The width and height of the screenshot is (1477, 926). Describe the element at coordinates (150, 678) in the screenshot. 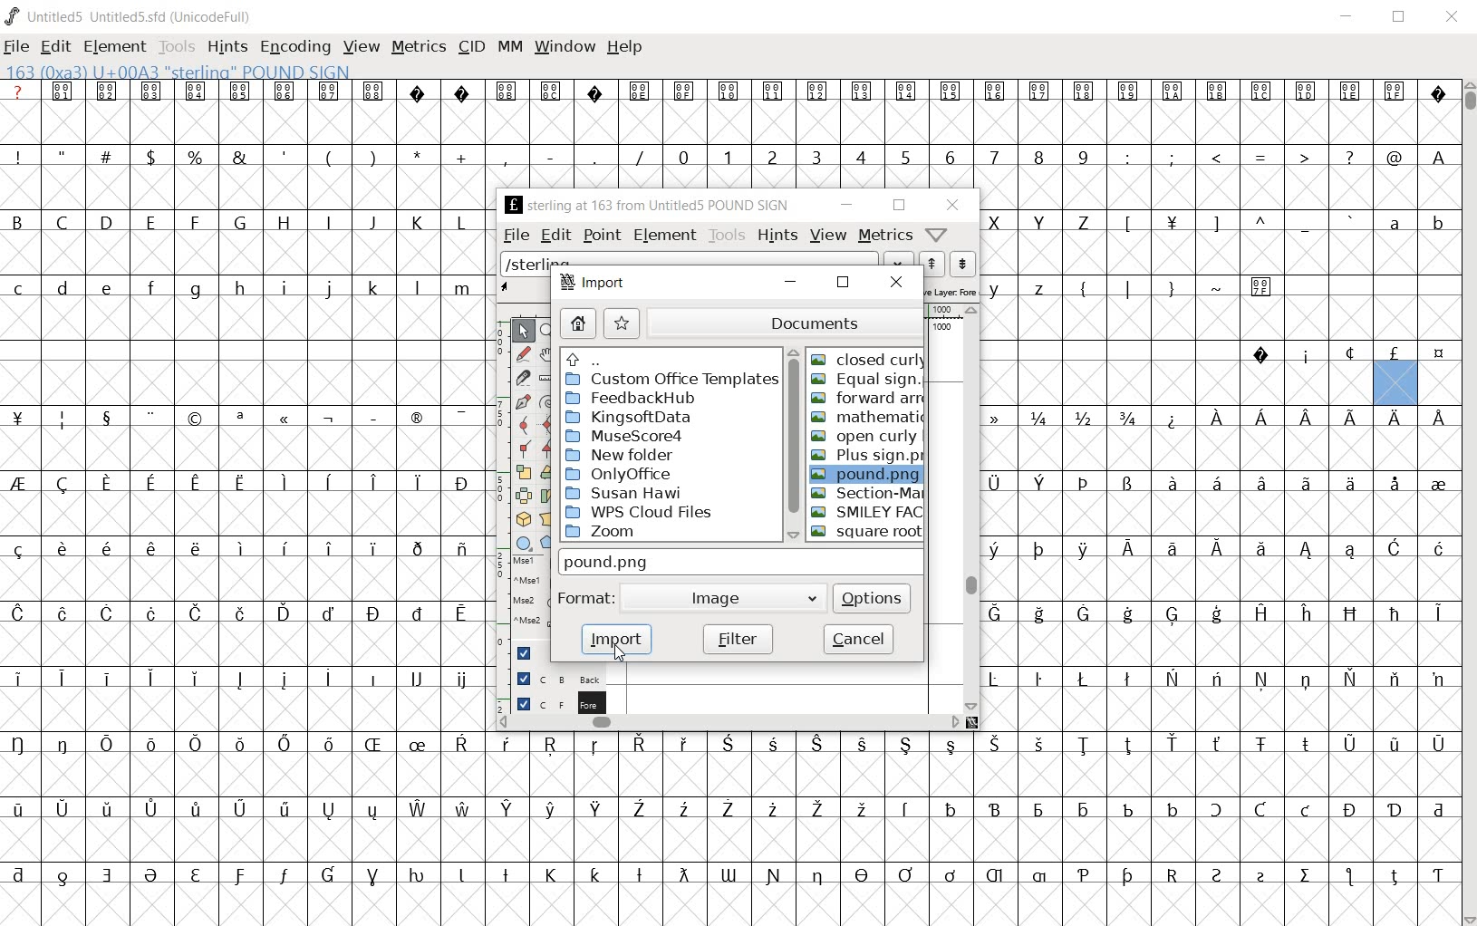

I see `Symbol` at that location.